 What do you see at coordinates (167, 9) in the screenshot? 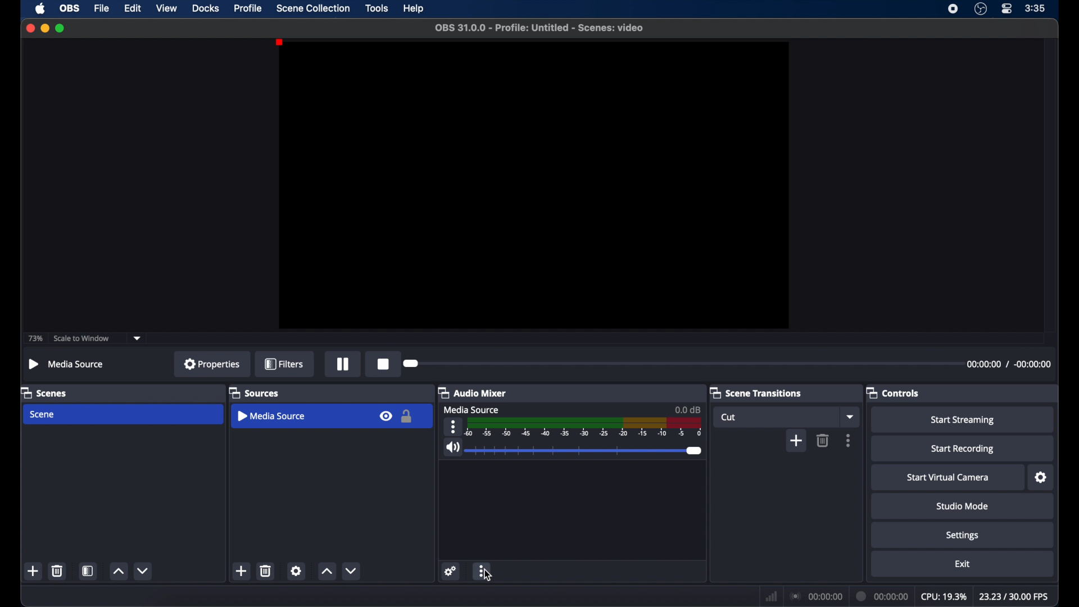
I see `view` at bounding box center [167, 9].